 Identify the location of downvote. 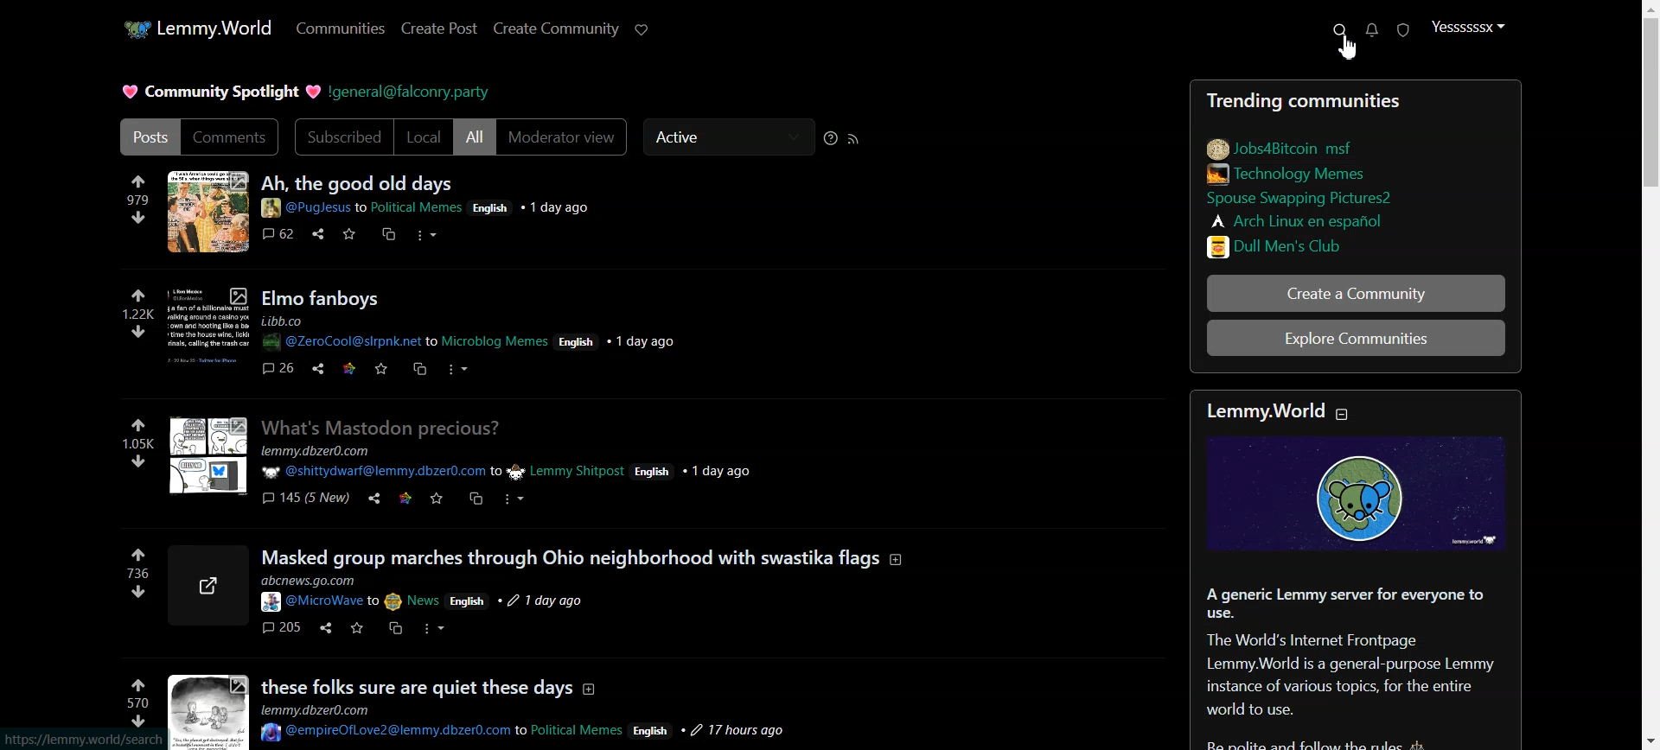
(137, 216).